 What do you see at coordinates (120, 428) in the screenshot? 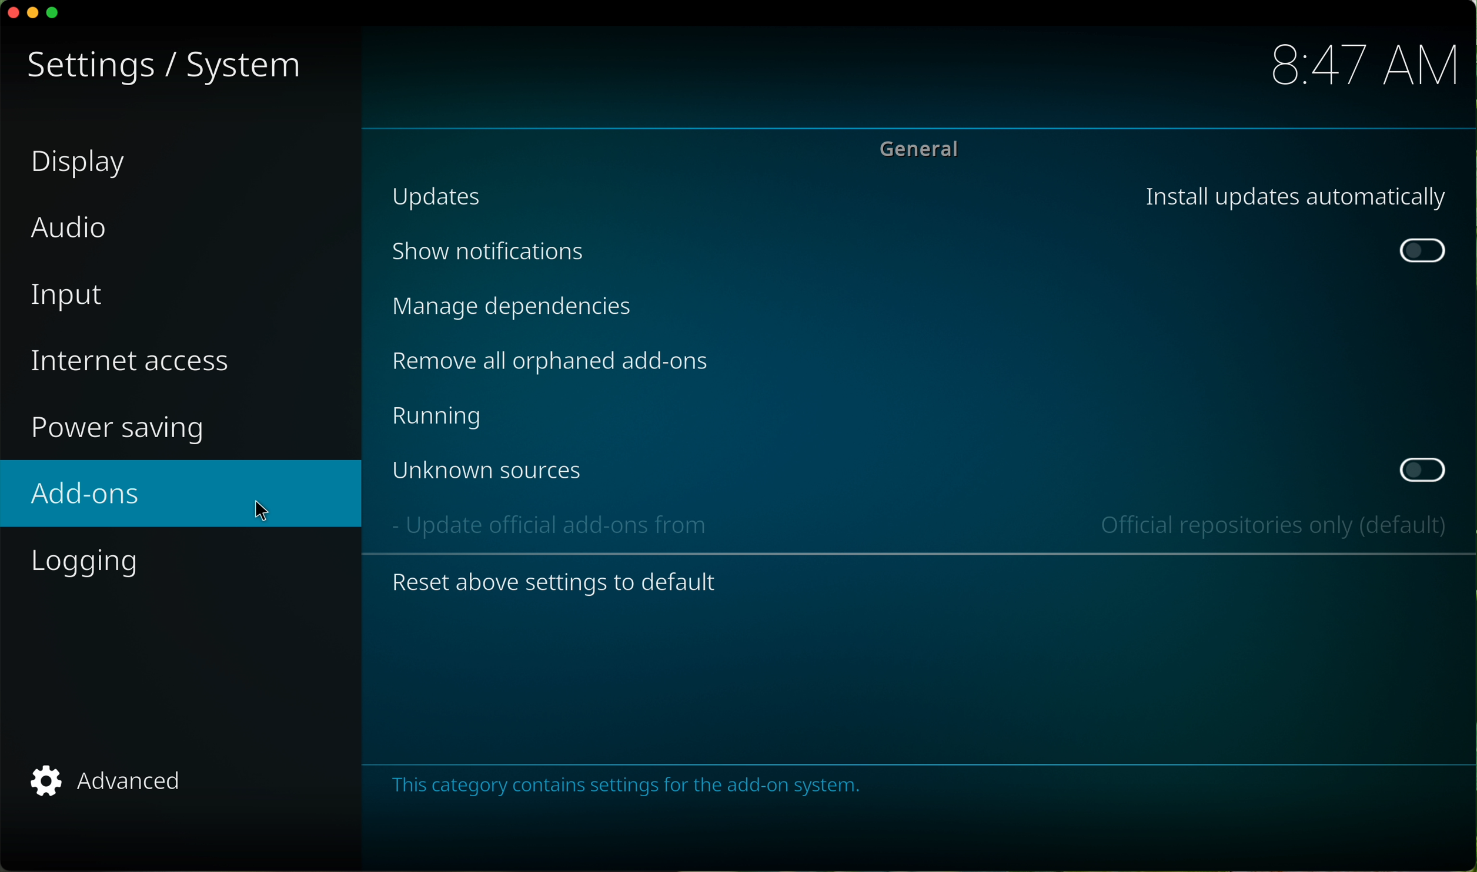
I see `power saving` at bounding box center [120, 428].